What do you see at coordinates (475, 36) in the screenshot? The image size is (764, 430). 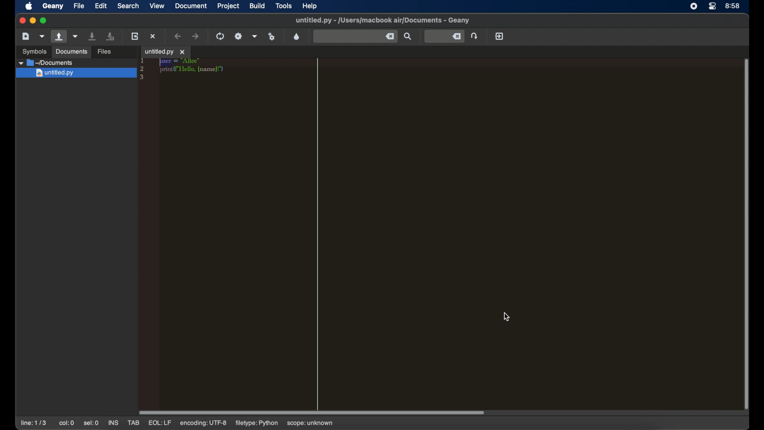 I see `jump to the entered line number` at bounding box center [475, 36].